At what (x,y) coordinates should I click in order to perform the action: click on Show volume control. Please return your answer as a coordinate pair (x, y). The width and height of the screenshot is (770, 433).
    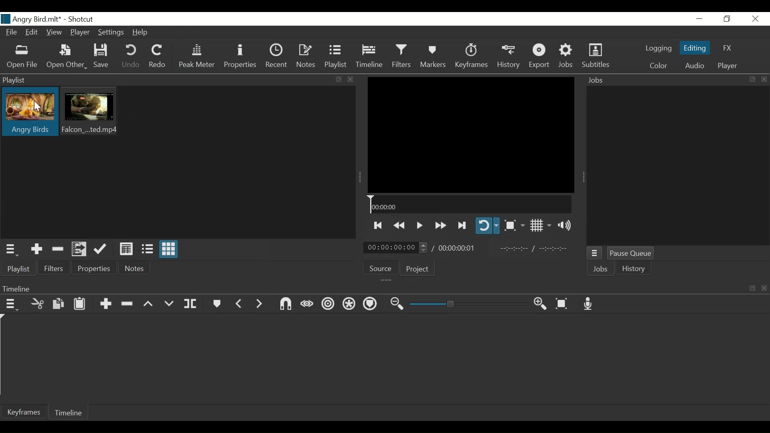
    Looking at the image, I should click on (566, 226).